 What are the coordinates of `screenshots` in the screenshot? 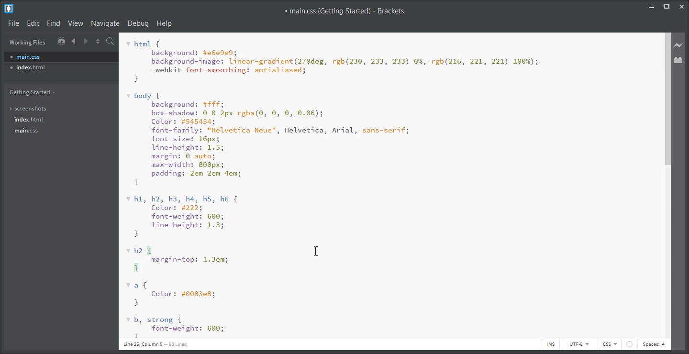 It's located at (32, 109).